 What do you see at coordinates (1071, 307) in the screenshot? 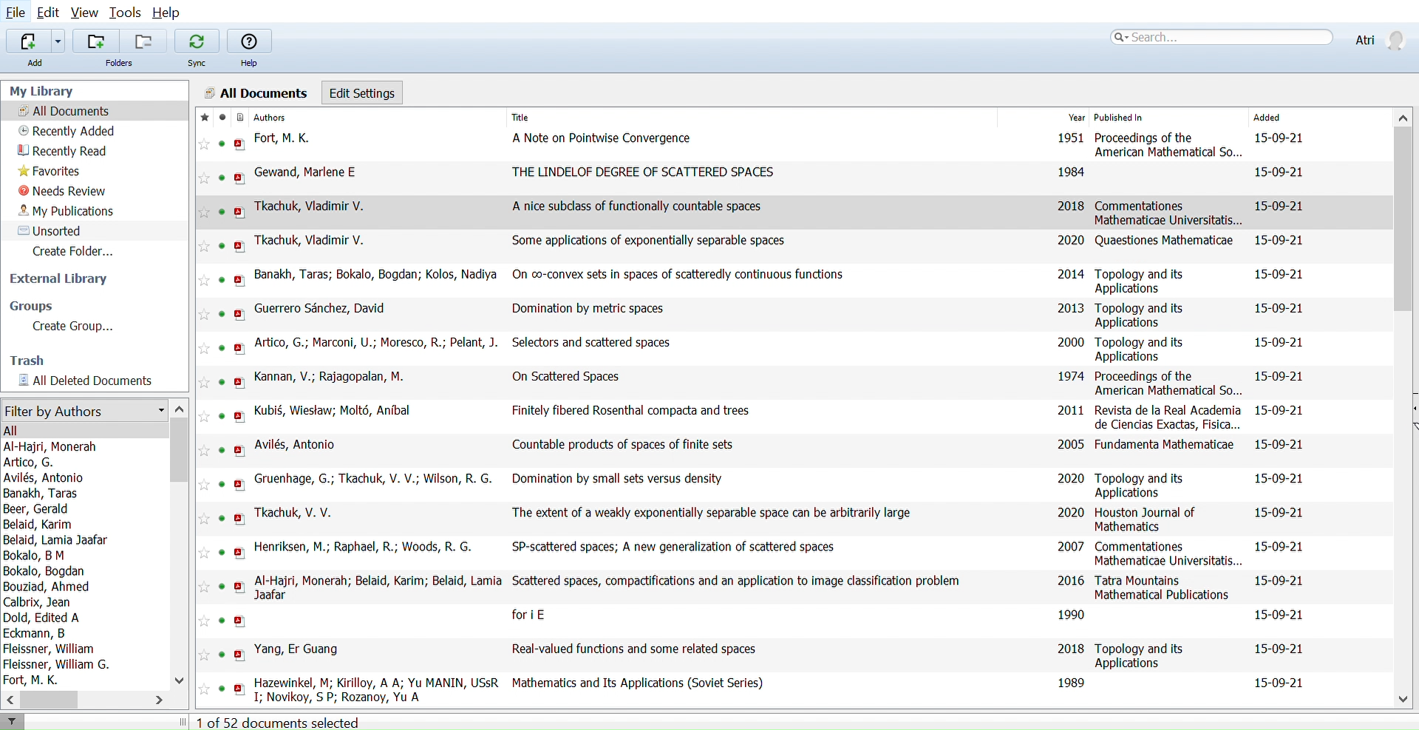
I see `2013` at bounding box center [1071, 307].